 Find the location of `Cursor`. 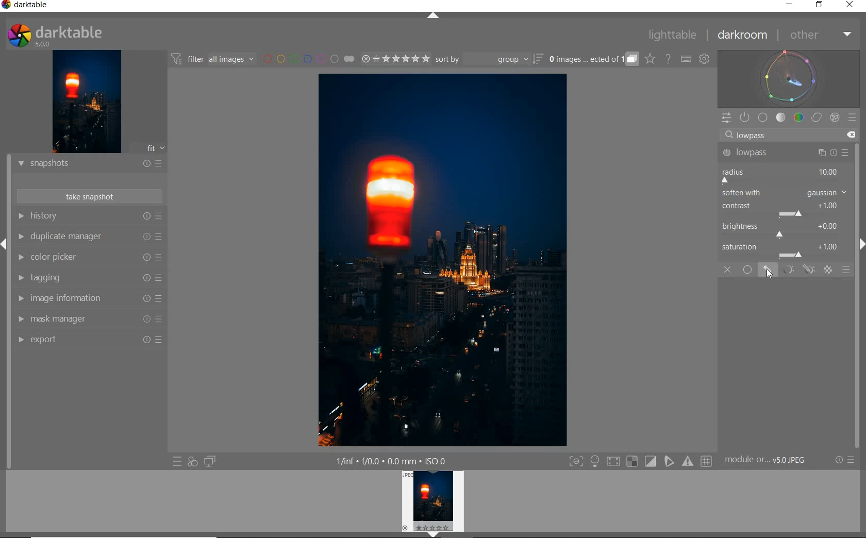

Cursor is located at coordinates (769, 274).